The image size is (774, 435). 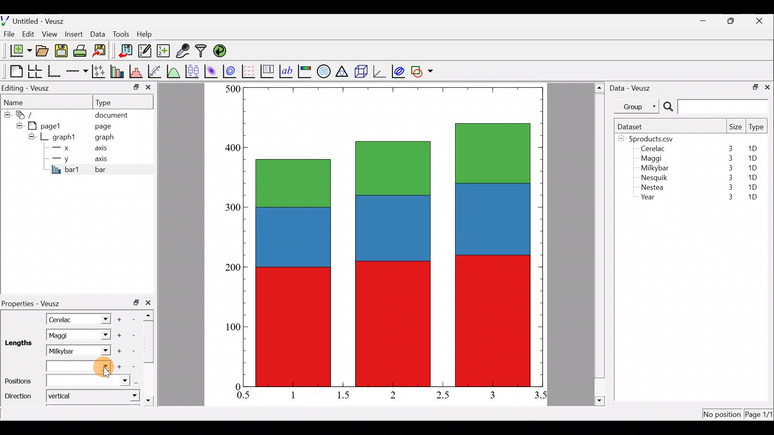 What do you see at coordinates (230, 329) in the screenshot?
I see `100` at bounding box center [230, 329].